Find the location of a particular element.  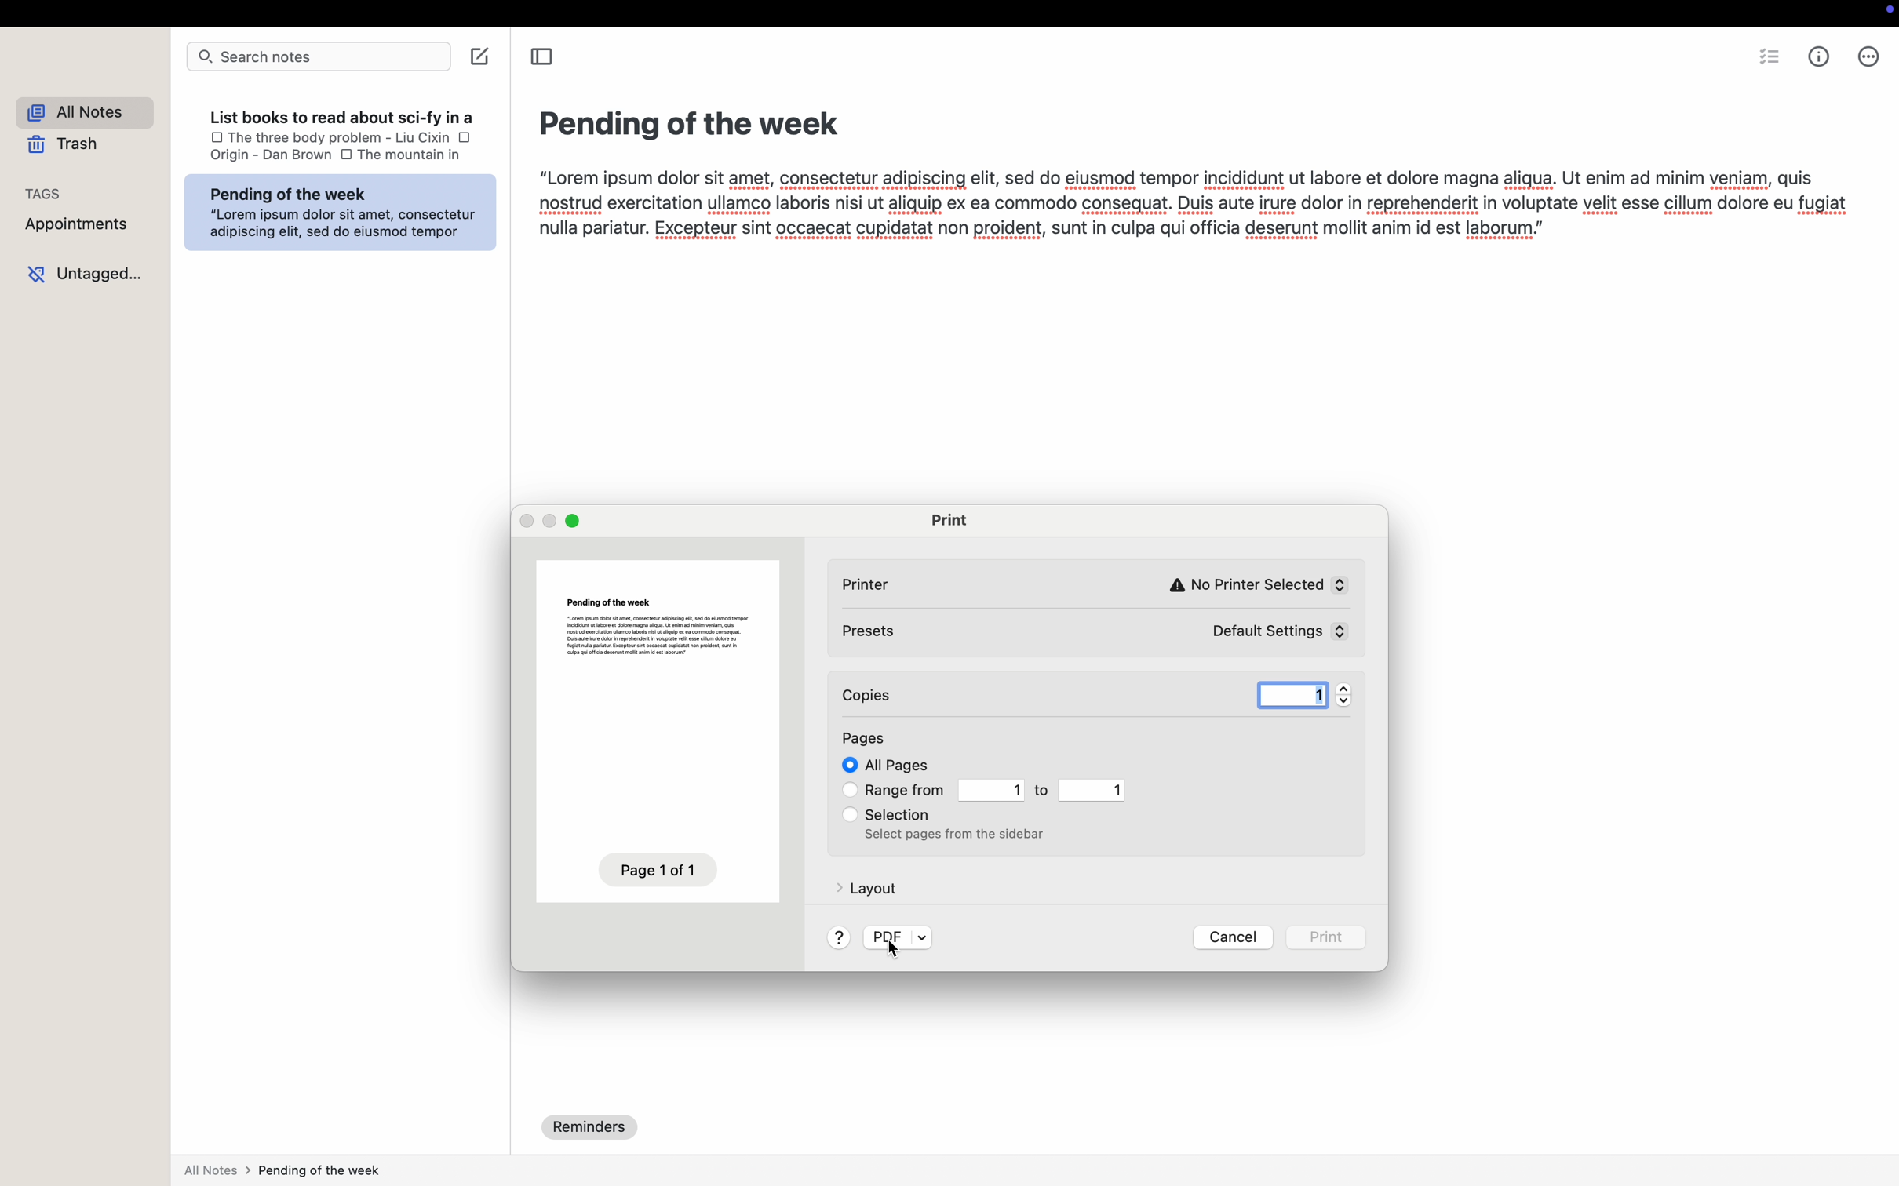

trash is located at coordinates (63, 149).